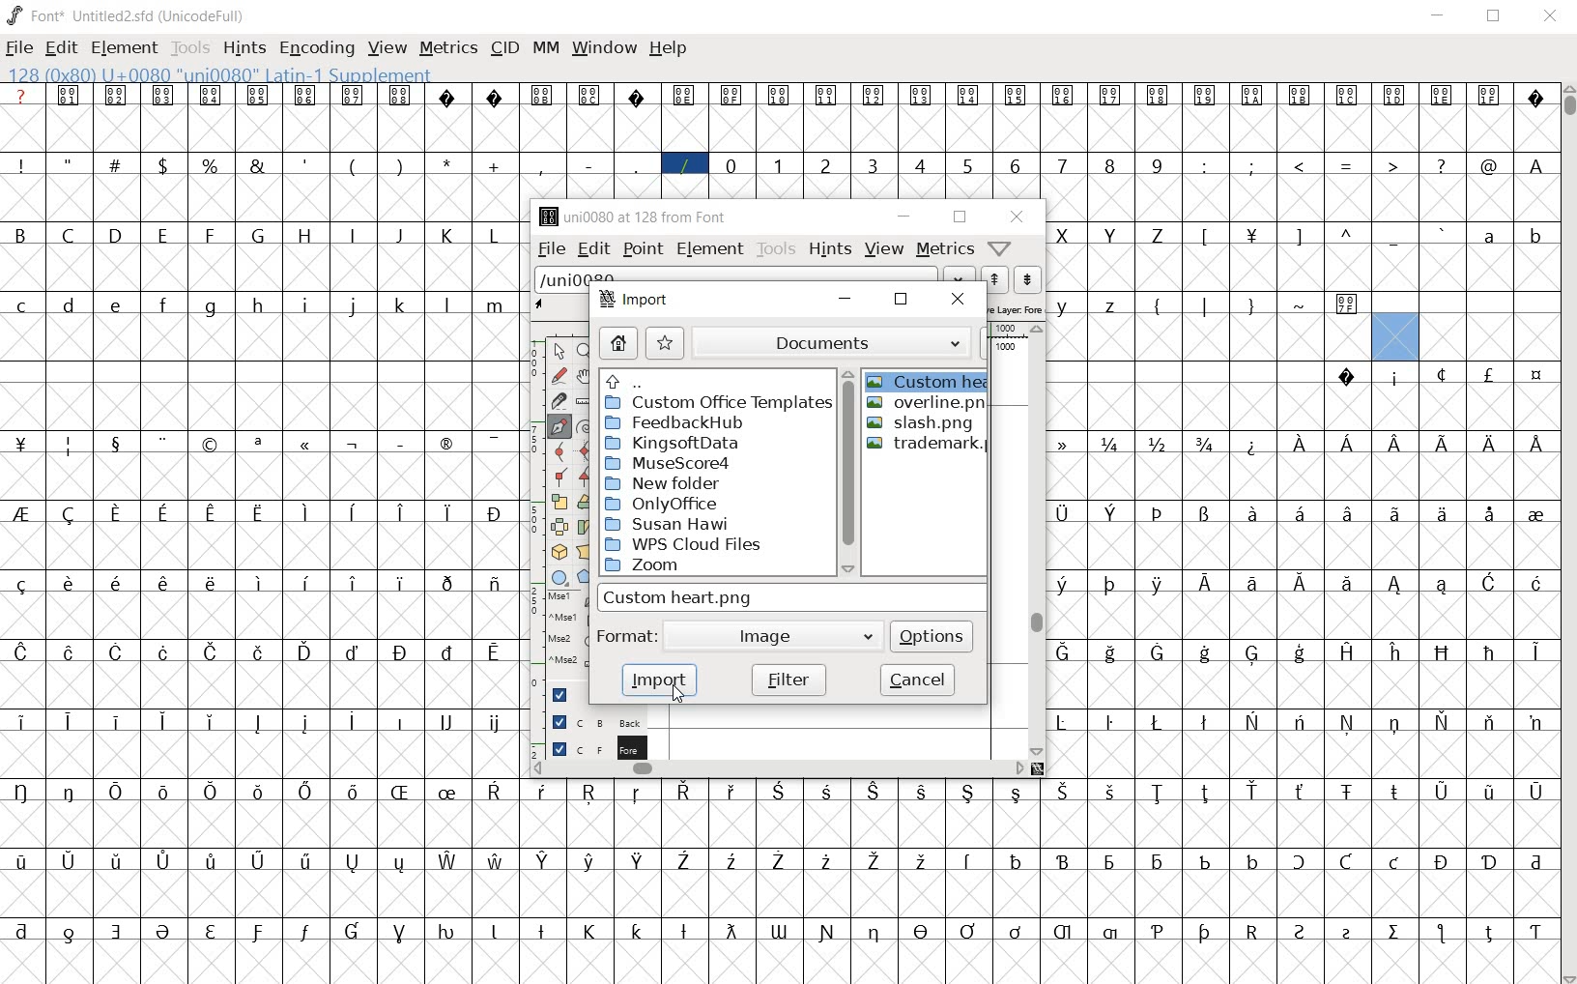  Describe the element at coordinates (917, 679) in the screenshot. I see `cancel` at that location.